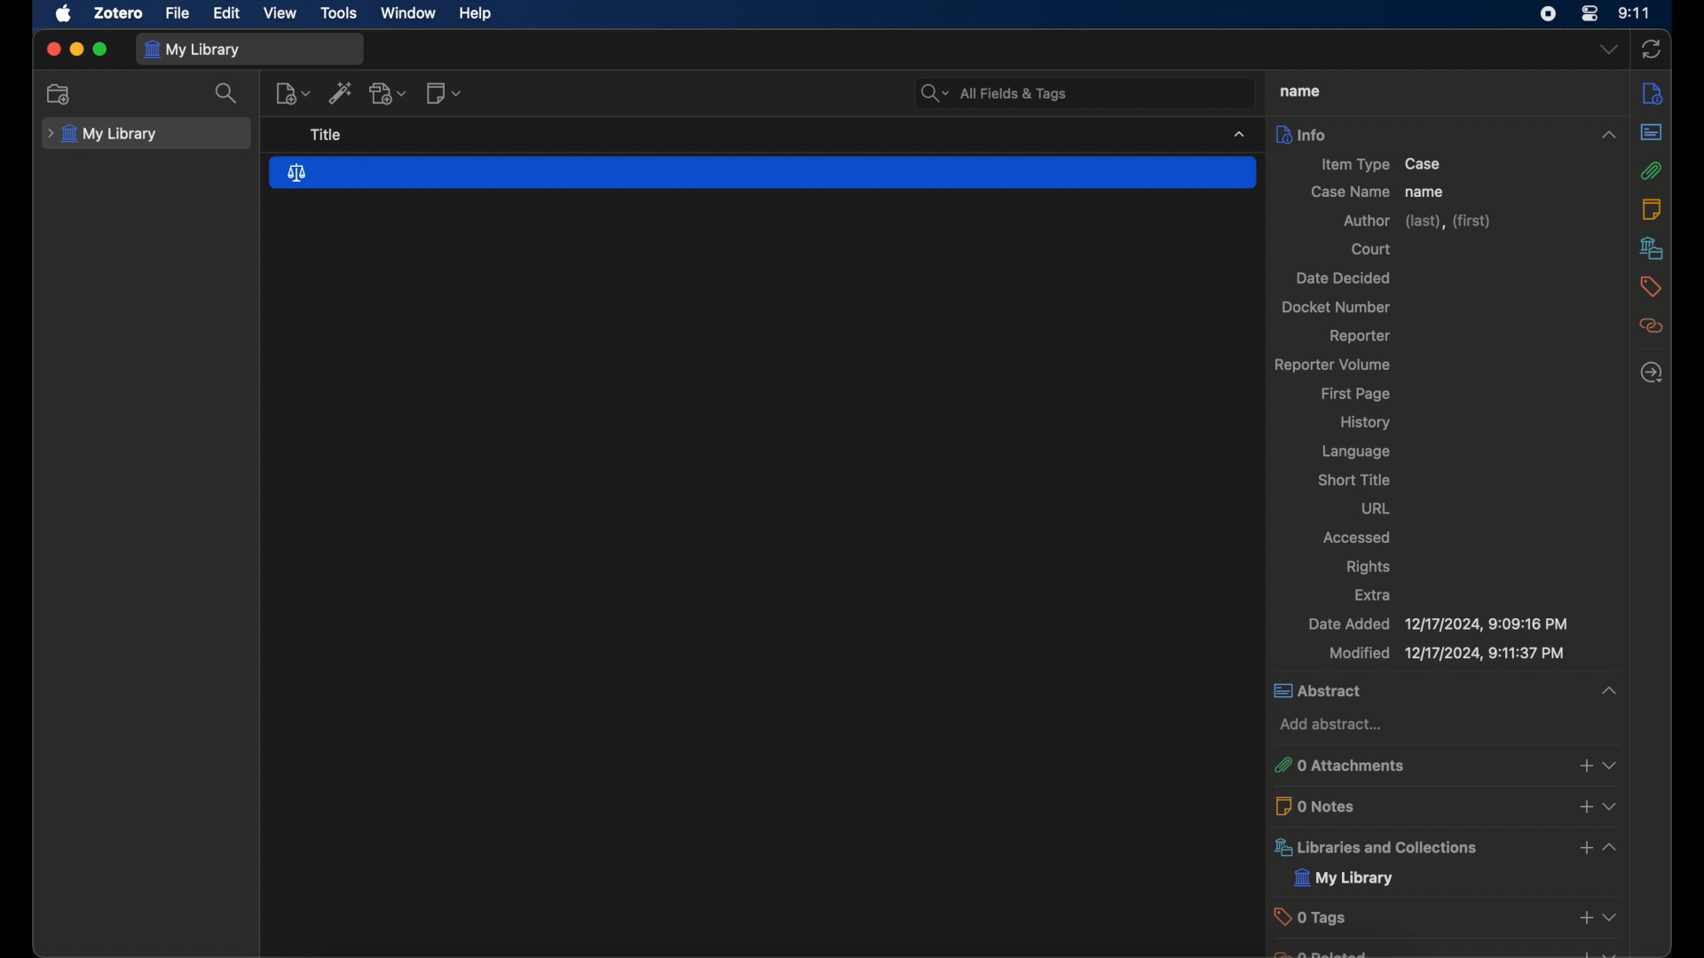 The width and height of the screenshot is (1704, 958). What do you see at coordinates (1450, 132) in the screenshot?
I see `info` at bounding box center [1450, 132].